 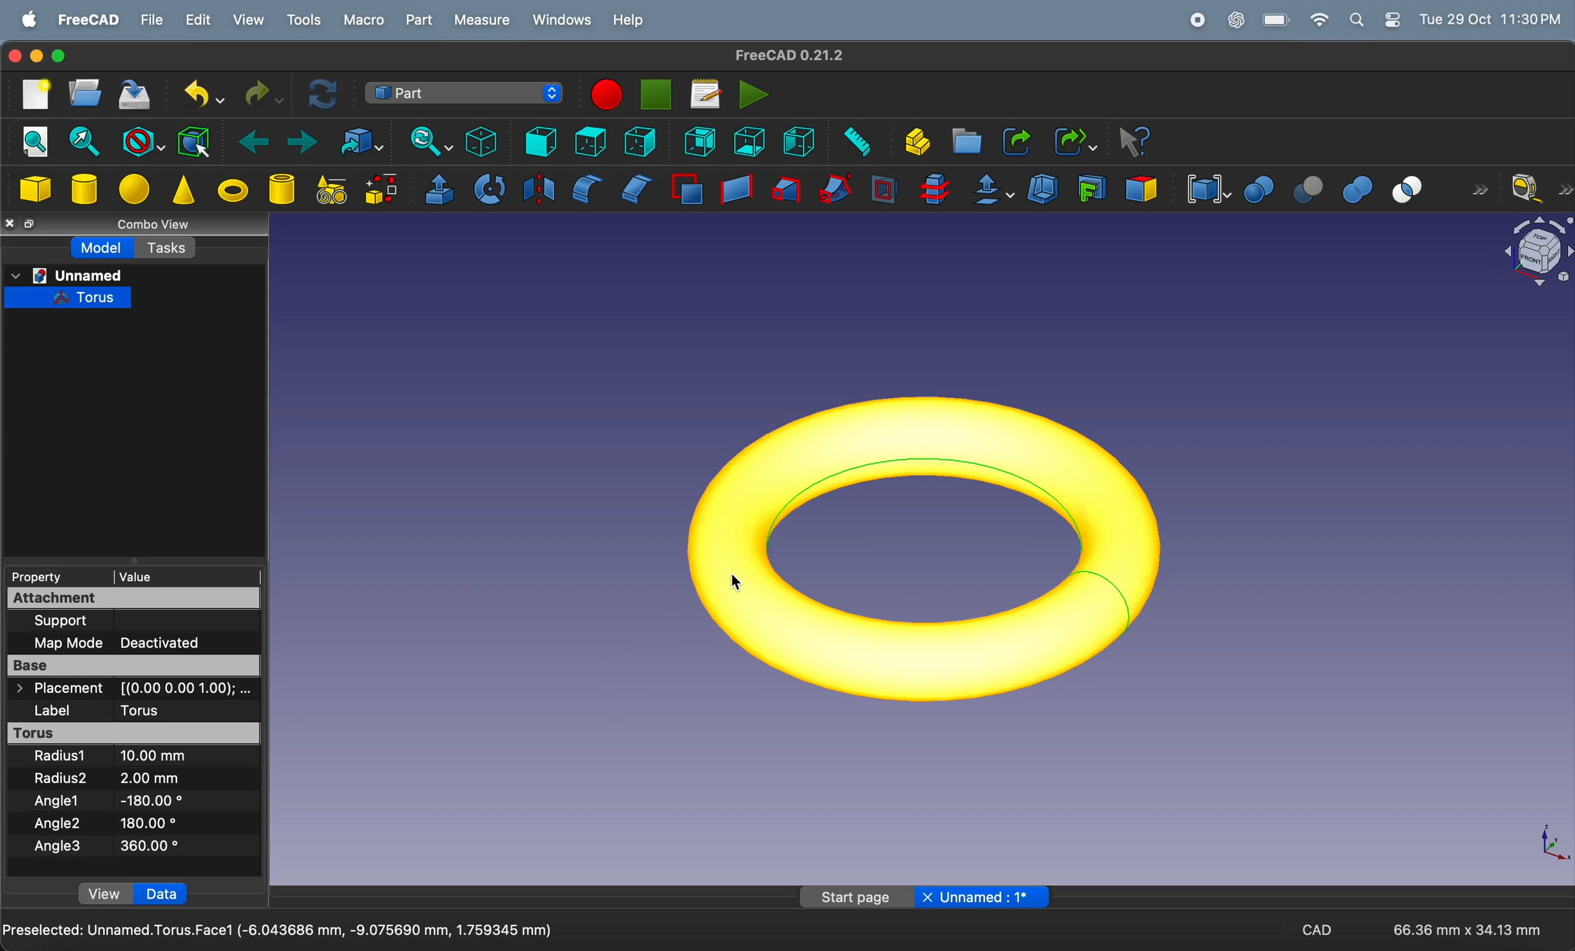 What do you see at coordinates (89, 21) in the screenshot?
I see `free cad` at bounding box center [89, 21].